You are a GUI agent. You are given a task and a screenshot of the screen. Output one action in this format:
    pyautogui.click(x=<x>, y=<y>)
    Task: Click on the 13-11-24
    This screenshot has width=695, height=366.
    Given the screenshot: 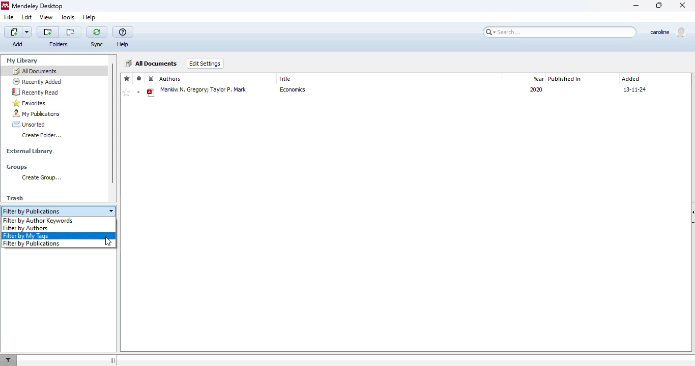 What is the action you would take?
    pyautogui.click(x=638, y=89)
    